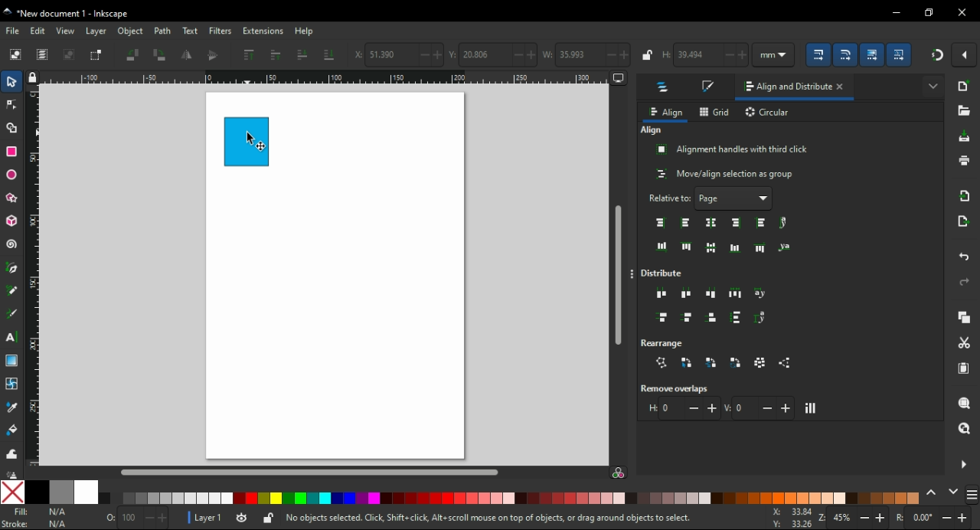 This screenshot has height=530, width=980. I want to click on layer, so click(96, 31).